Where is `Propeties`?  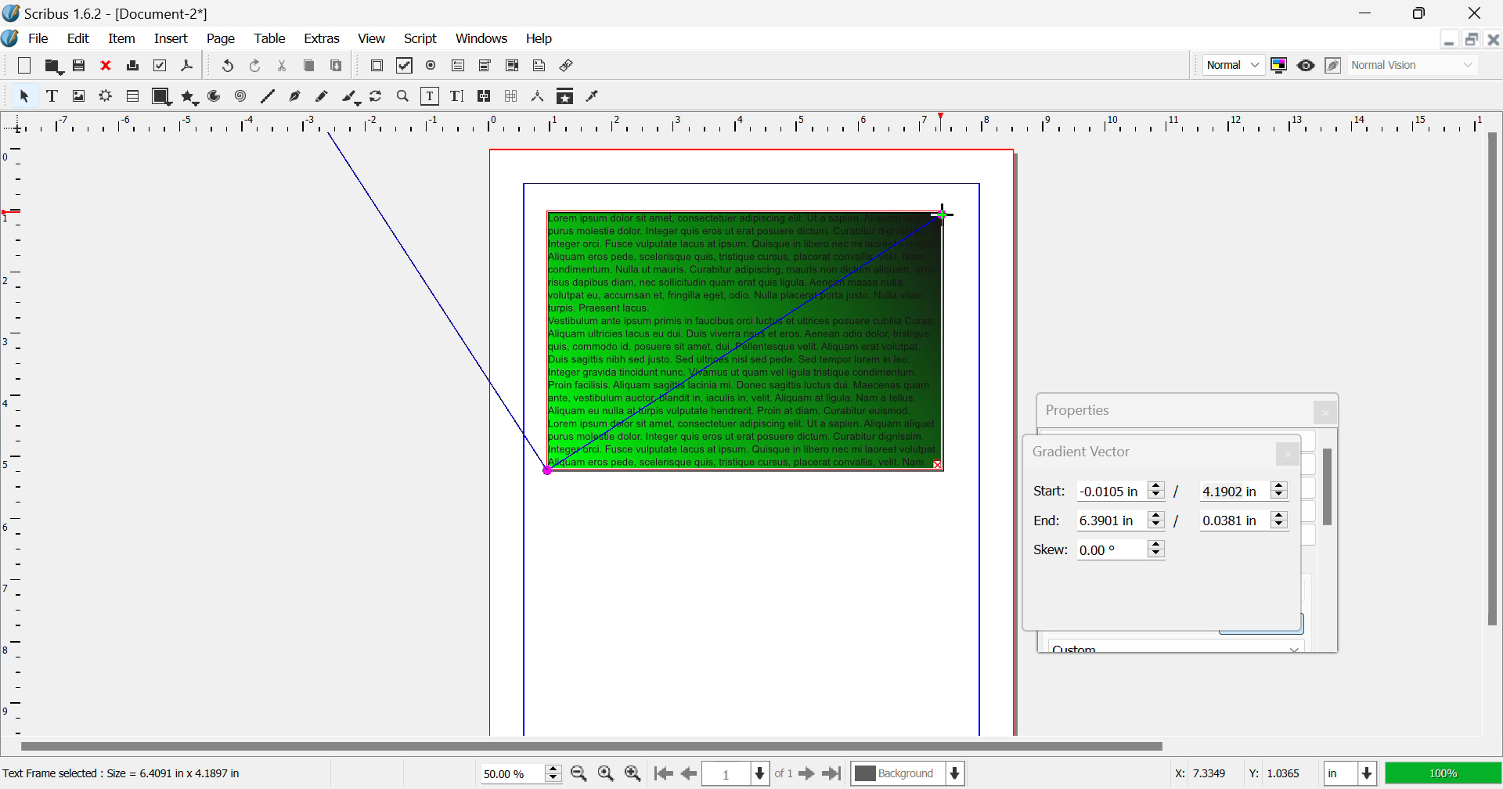 Propeties is located at coordinates (1095, 407).